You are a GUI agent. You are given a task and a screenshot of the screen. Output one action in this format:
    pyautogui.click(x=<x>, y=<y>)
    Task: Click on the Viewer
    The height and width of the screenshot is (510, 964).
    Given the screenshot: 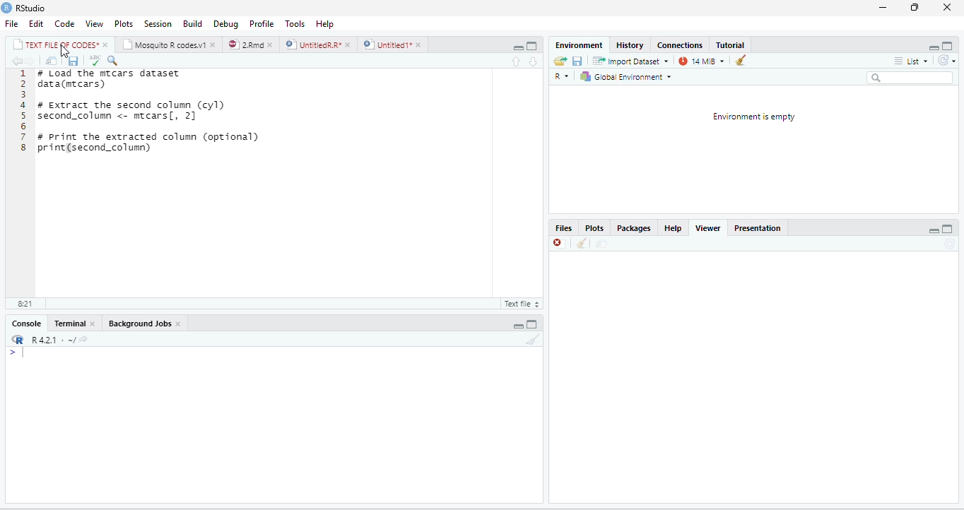 What is the action you would take?
    pyautogui.click(x=712, y=228)
    